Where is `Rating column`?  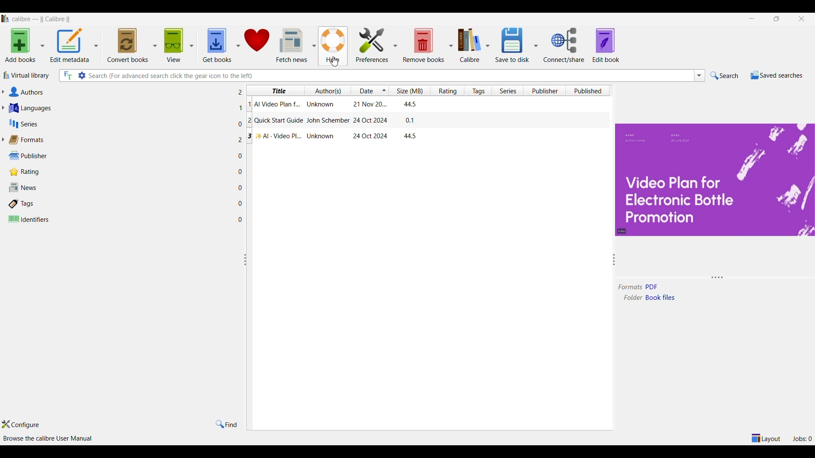 Rating column is located at coordinates (448, 90).